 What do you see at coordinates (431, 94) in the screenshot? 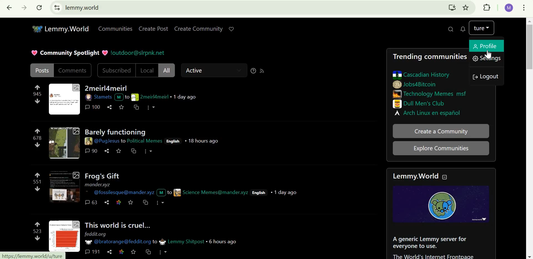
I see `technology memes msf` at bounding box center [431, 94].